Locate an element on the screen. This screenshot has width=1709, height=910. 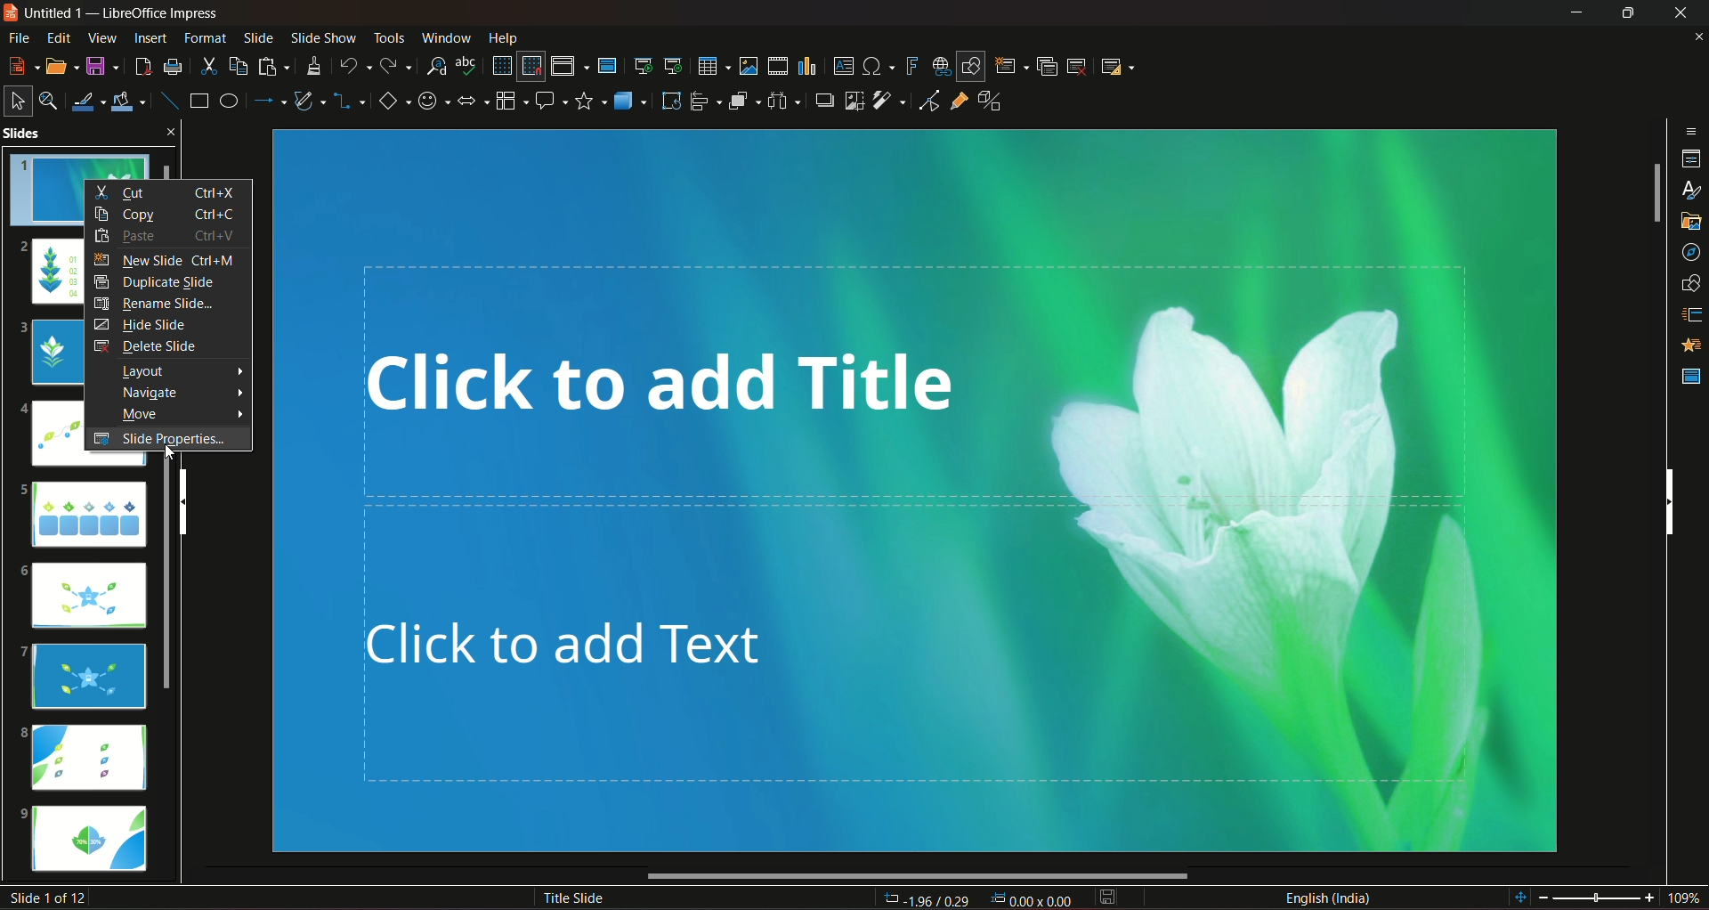
layout is located at coordinates (179, 371).